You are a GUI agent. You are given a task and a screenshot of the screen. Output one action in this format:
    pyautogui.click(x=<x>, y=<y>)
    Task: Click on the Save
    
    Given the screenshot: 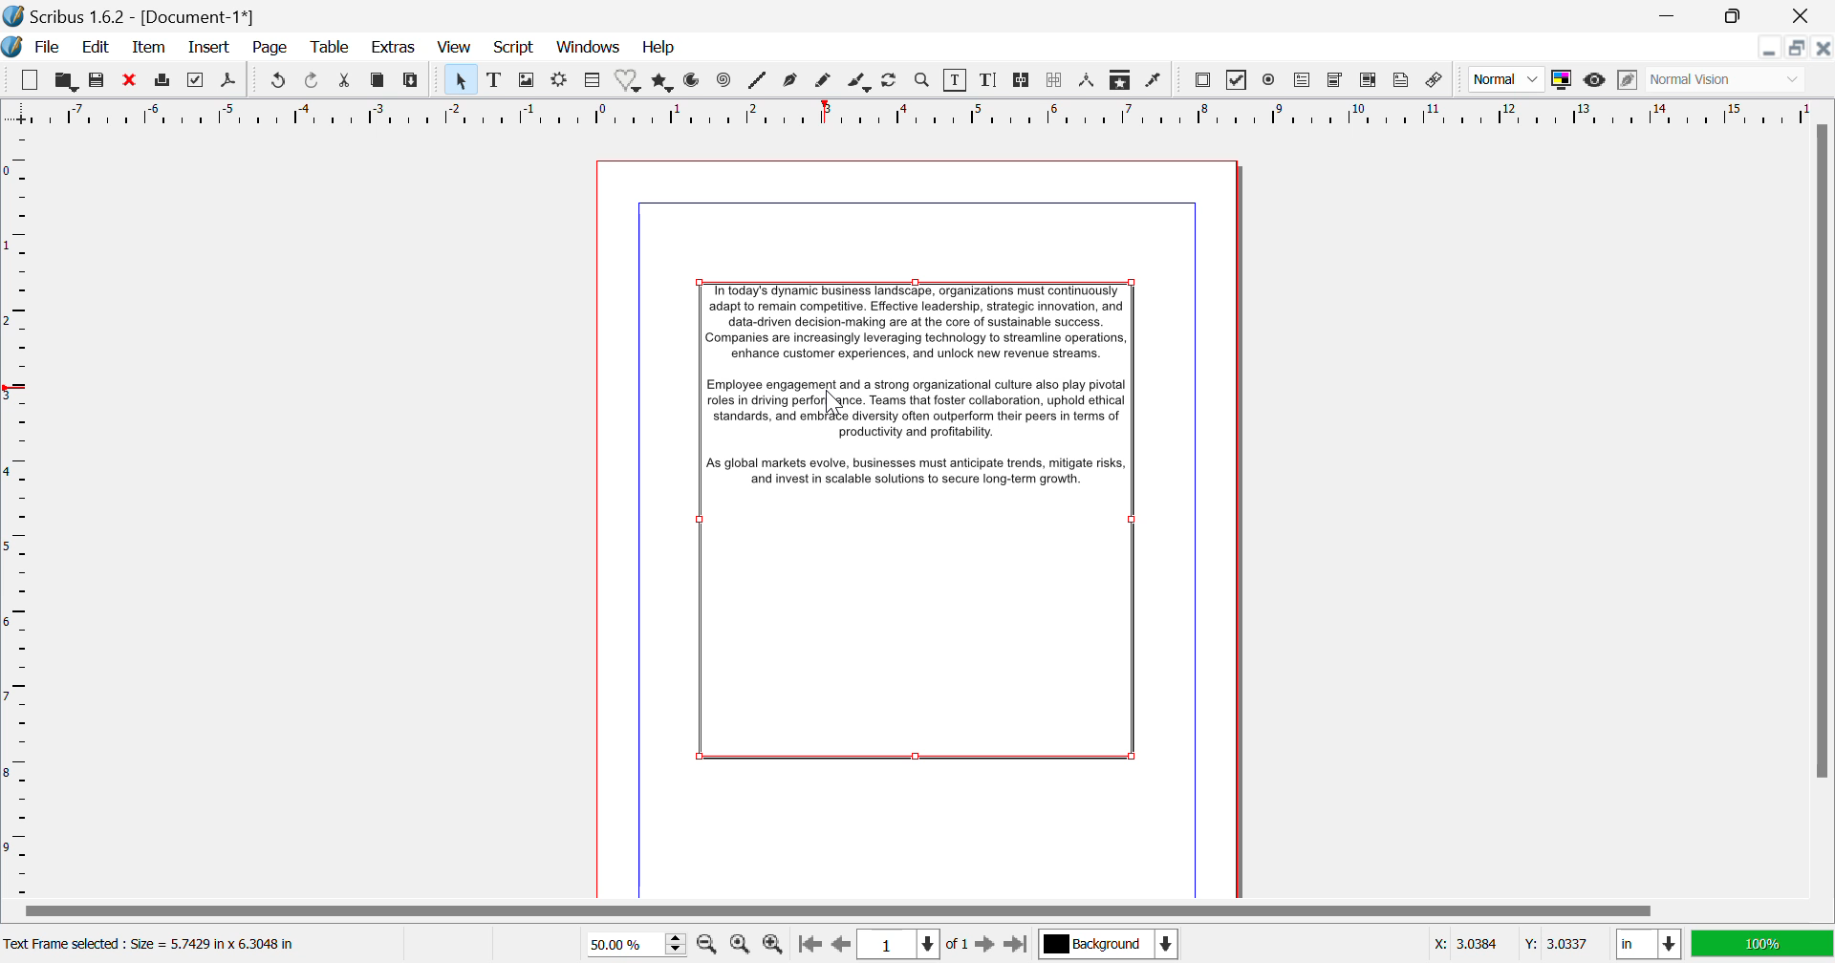 What is the action you would take?
    pyautogui.click(x=99, y=80)
    